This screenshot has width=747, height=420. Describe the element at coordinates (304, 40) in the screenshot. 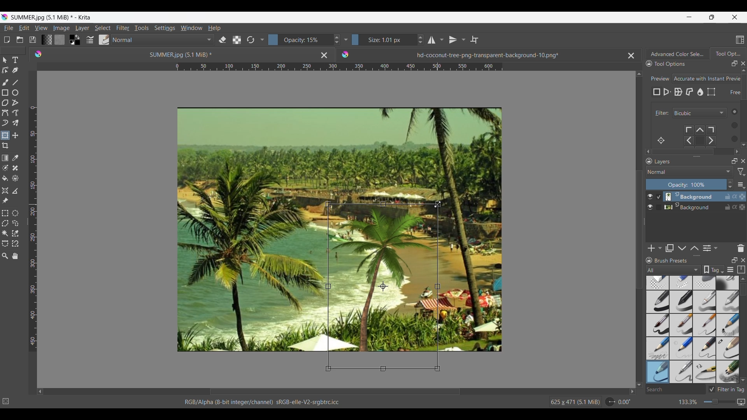

I see `Increase/Decrease opacity` at that location.